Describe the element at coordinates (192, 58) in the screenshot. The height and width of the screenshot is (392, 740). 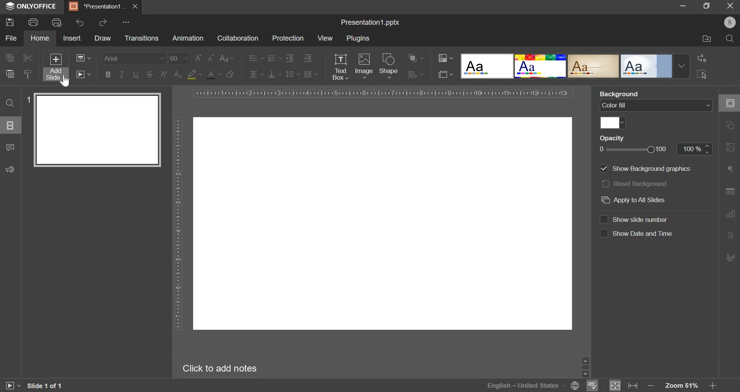
I see `font size` at that location.